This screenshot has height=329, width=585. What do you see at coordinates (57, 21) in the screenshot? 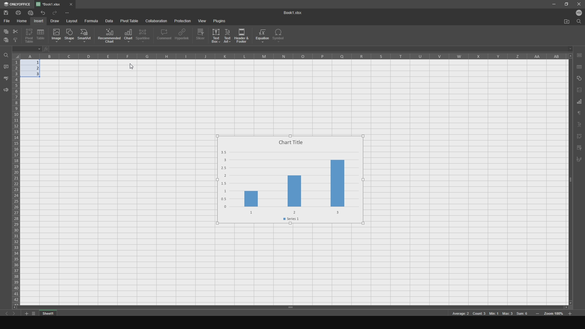
I see `draw` at bounding box center [57, 21].